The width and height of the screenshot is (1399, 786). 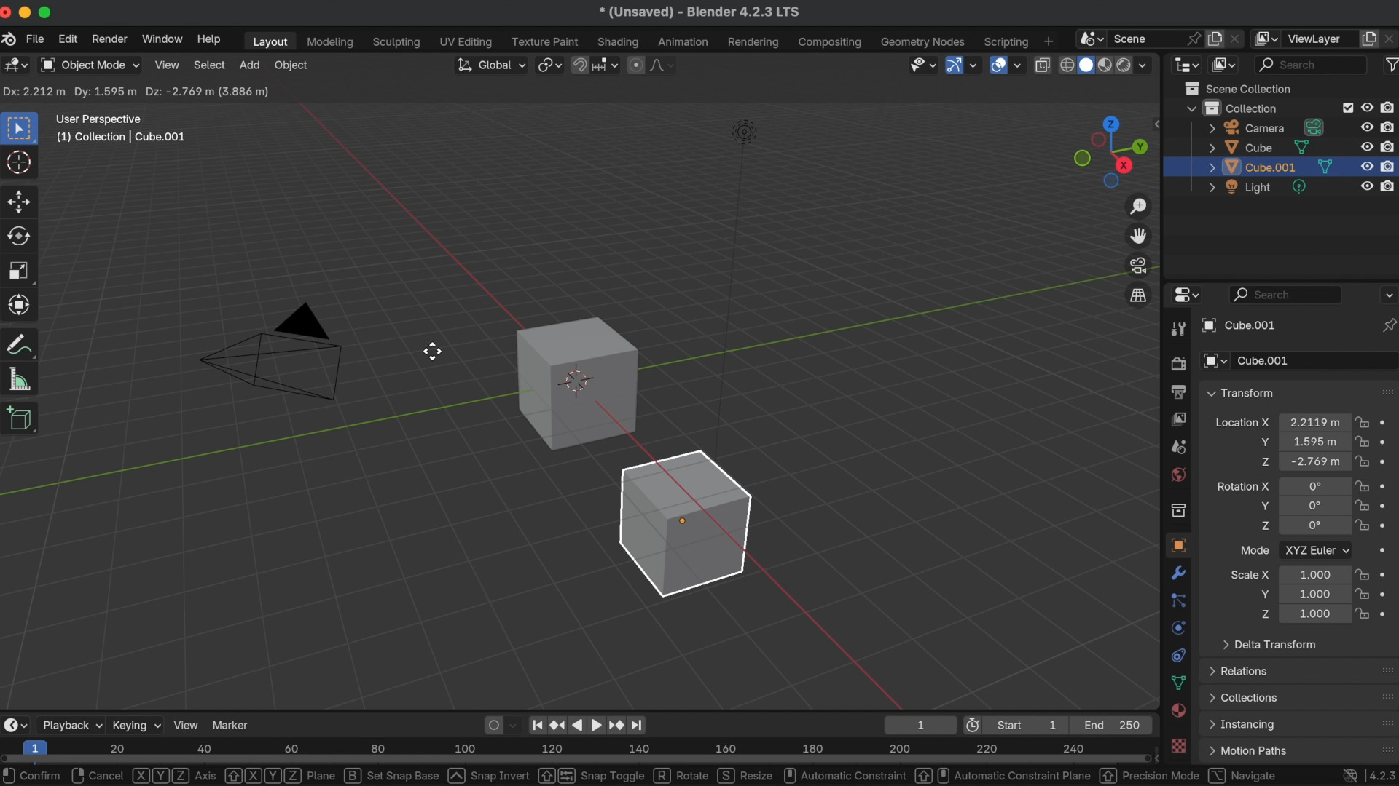 I want to click on scene collection, so click(x=1242, y=88).